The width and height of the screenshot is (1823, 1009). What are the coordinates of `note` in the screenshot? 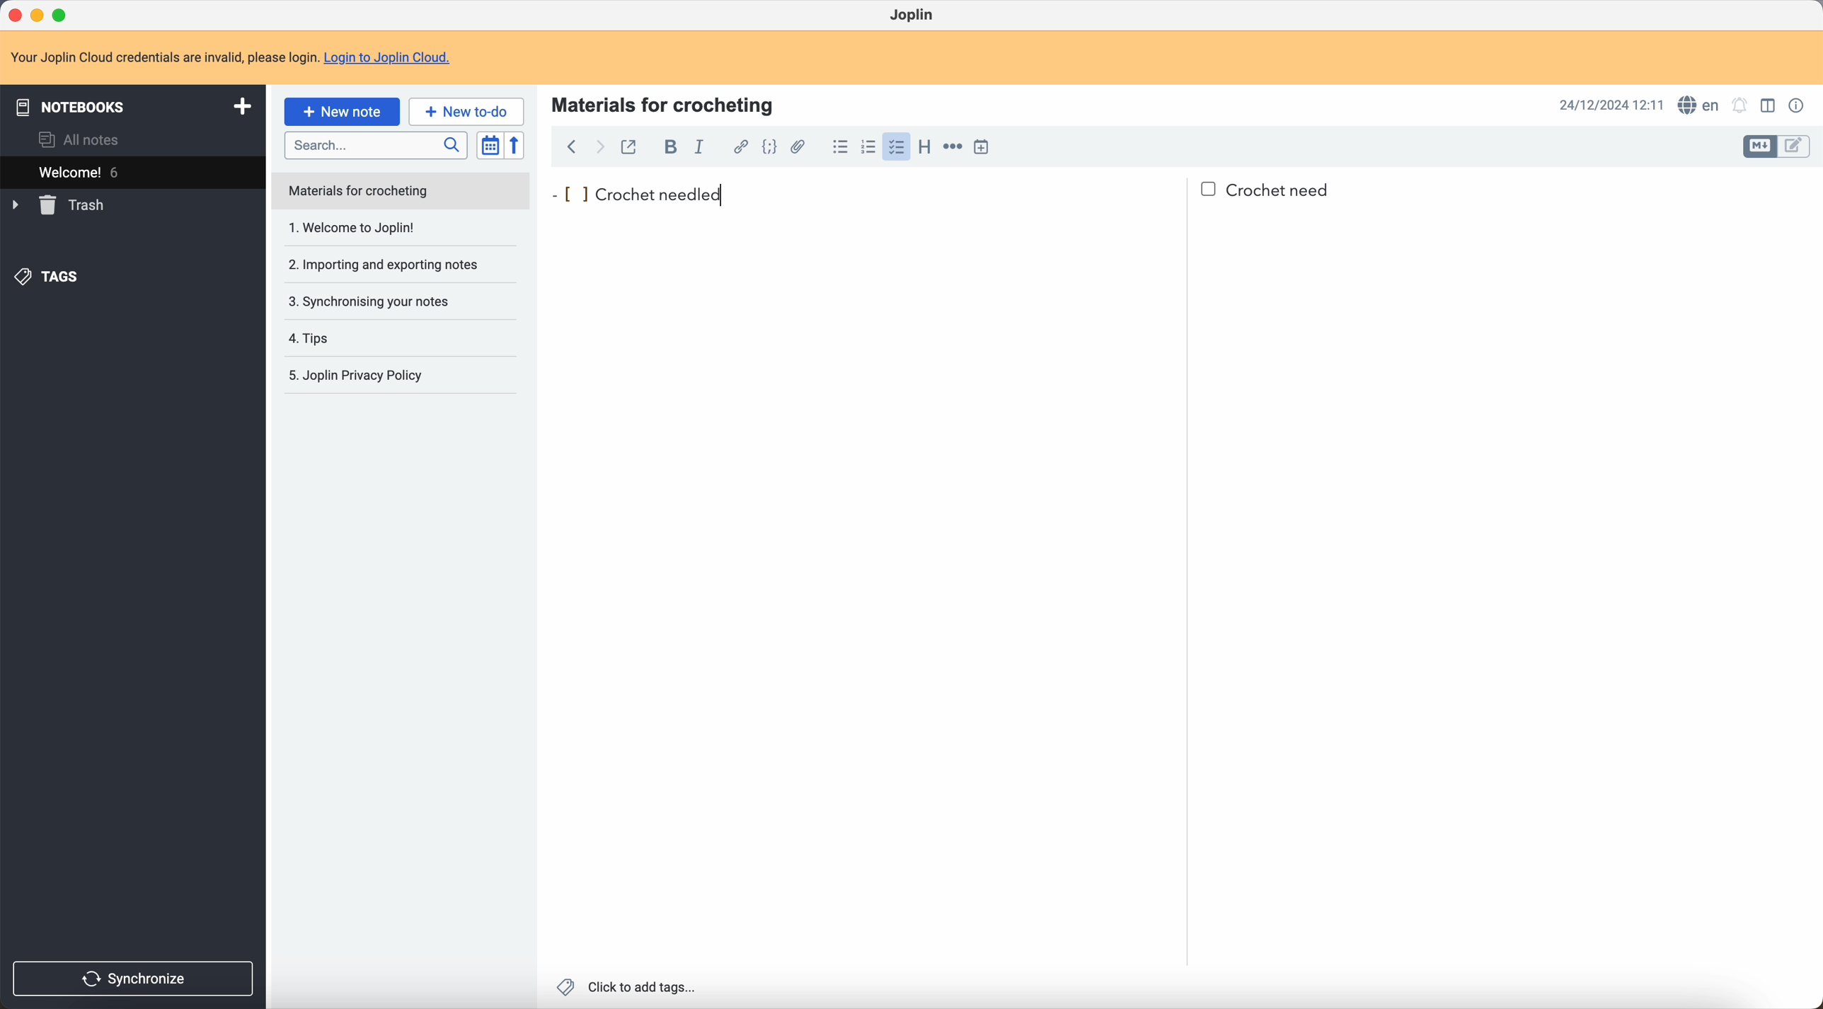 It's located at (231, 57).